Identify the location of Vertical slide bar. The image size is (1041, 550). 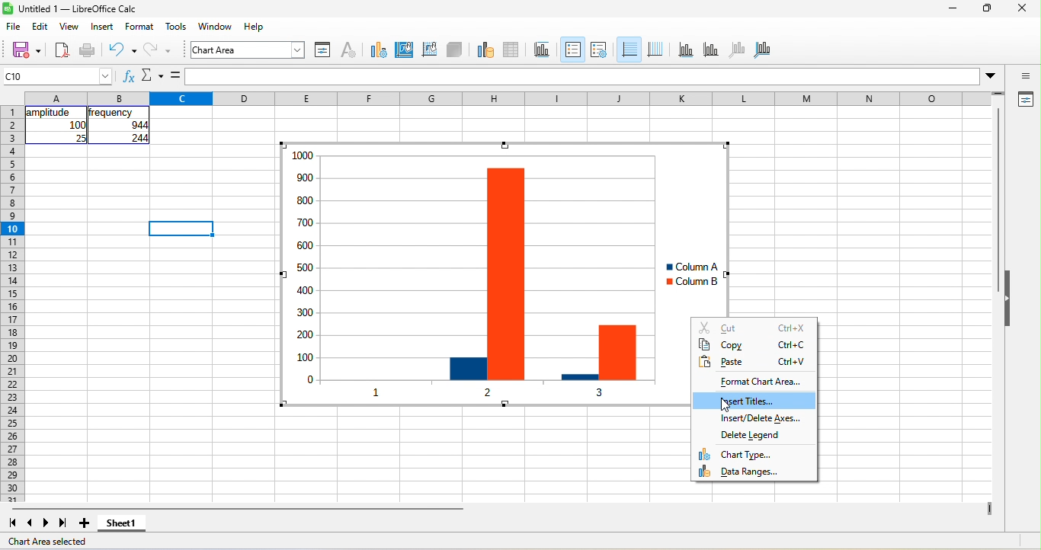
(998, 200).